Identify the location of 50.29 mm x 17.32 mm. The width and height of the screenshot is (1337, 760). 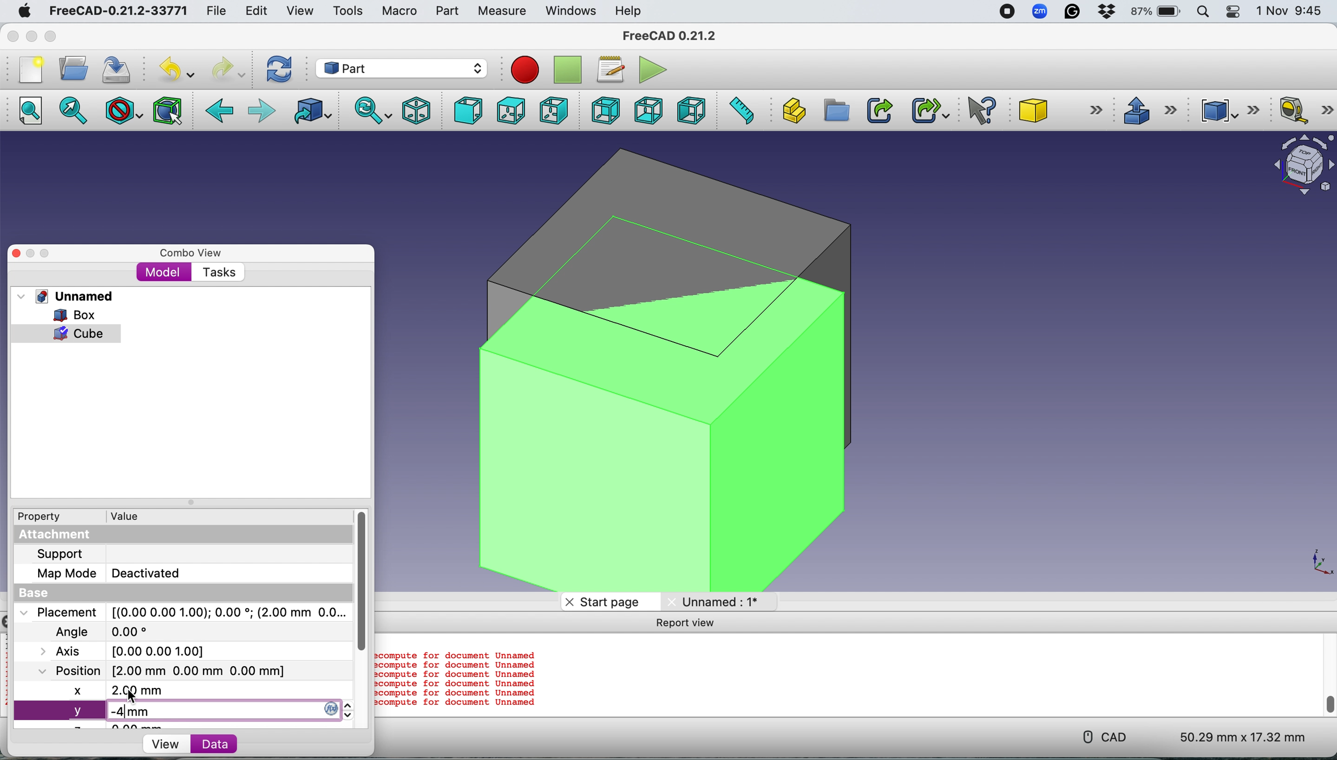
(1234, 735).